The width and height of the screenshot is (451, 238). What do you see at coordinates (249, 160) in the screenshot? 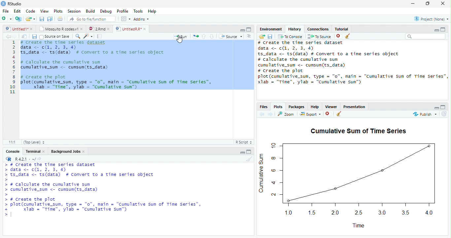
I see `Clear Console` at bounding box center [249, 160].